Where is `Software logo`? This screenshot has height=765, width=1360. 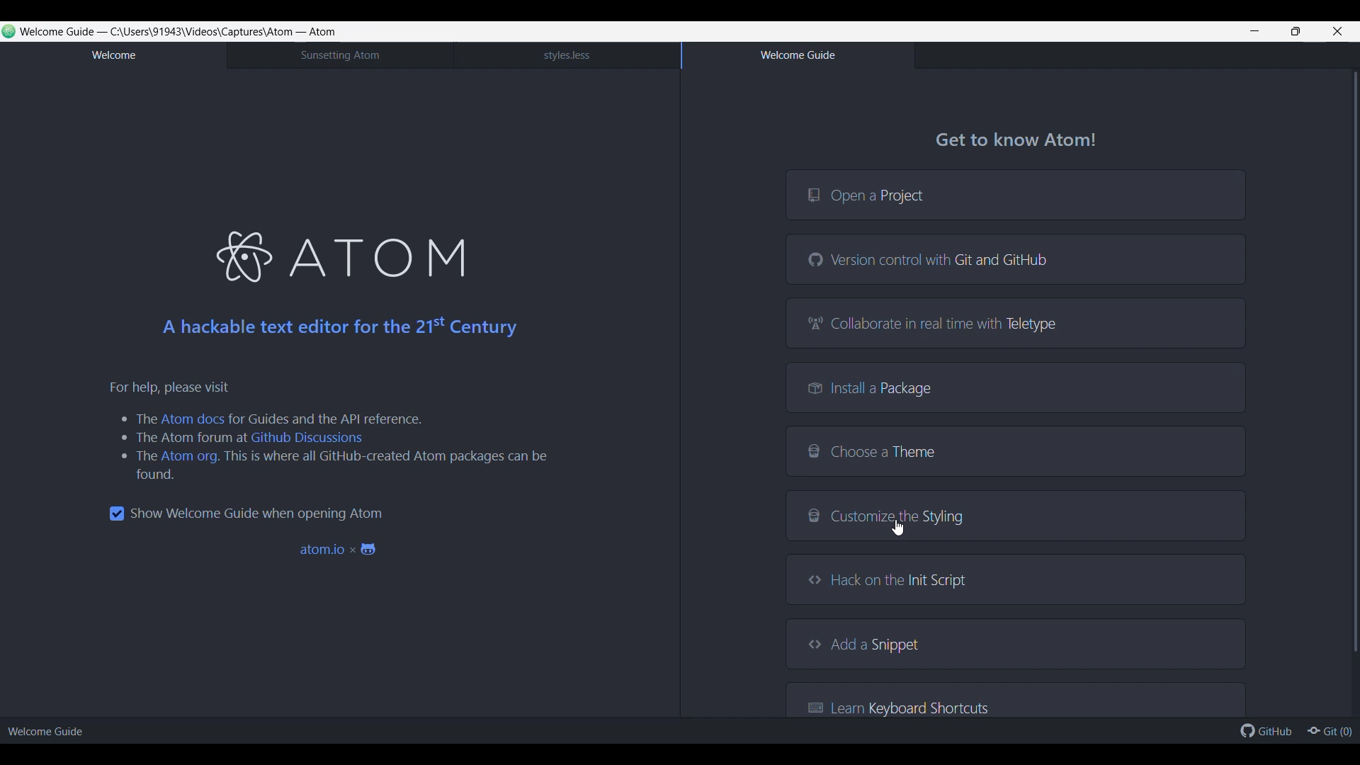 Software logo is located at coordinates (9, 31).